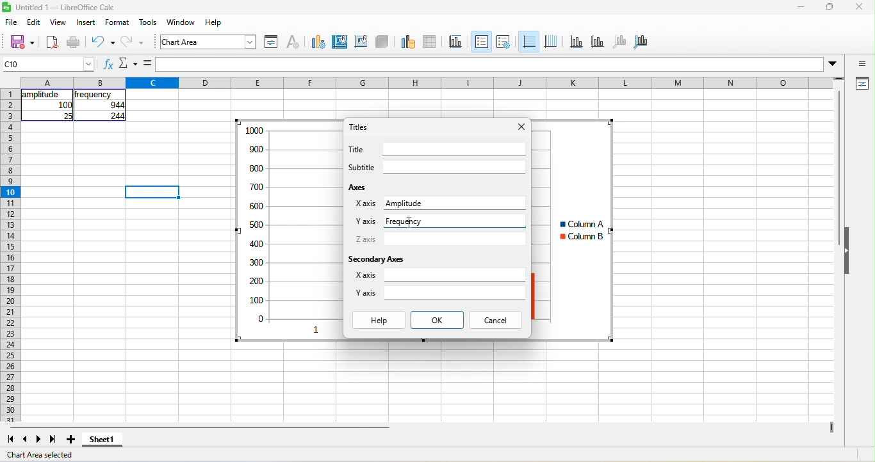  I want to click on window, so click(181, 22).